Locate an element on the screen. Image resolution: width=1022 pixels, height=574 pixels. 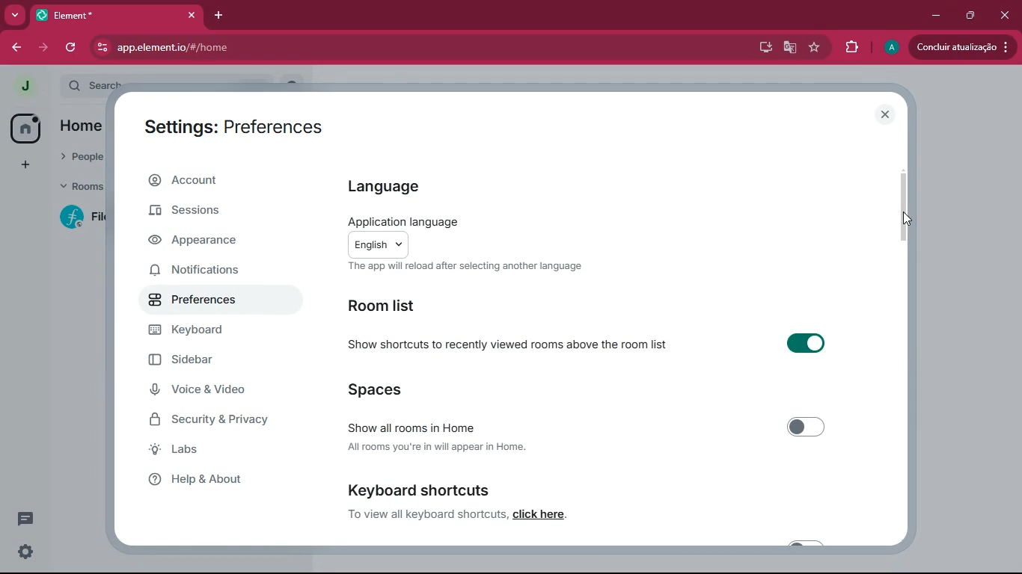
language is located at coordinates (394, 185).